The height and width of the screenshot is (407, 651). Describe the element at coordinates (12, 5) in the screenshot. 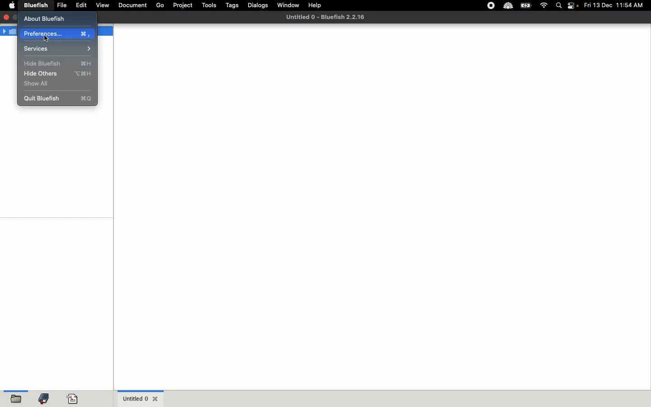

I see `Apple logo` at that location.